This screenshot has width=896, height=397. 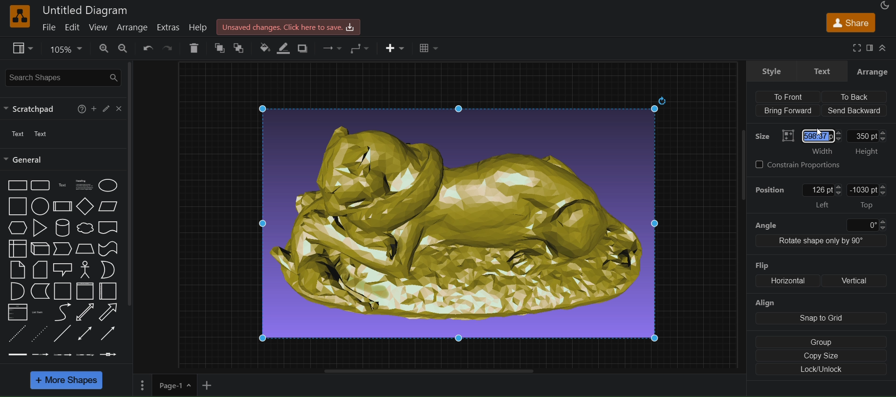 I want to click on file, so click(x=45, y=28).